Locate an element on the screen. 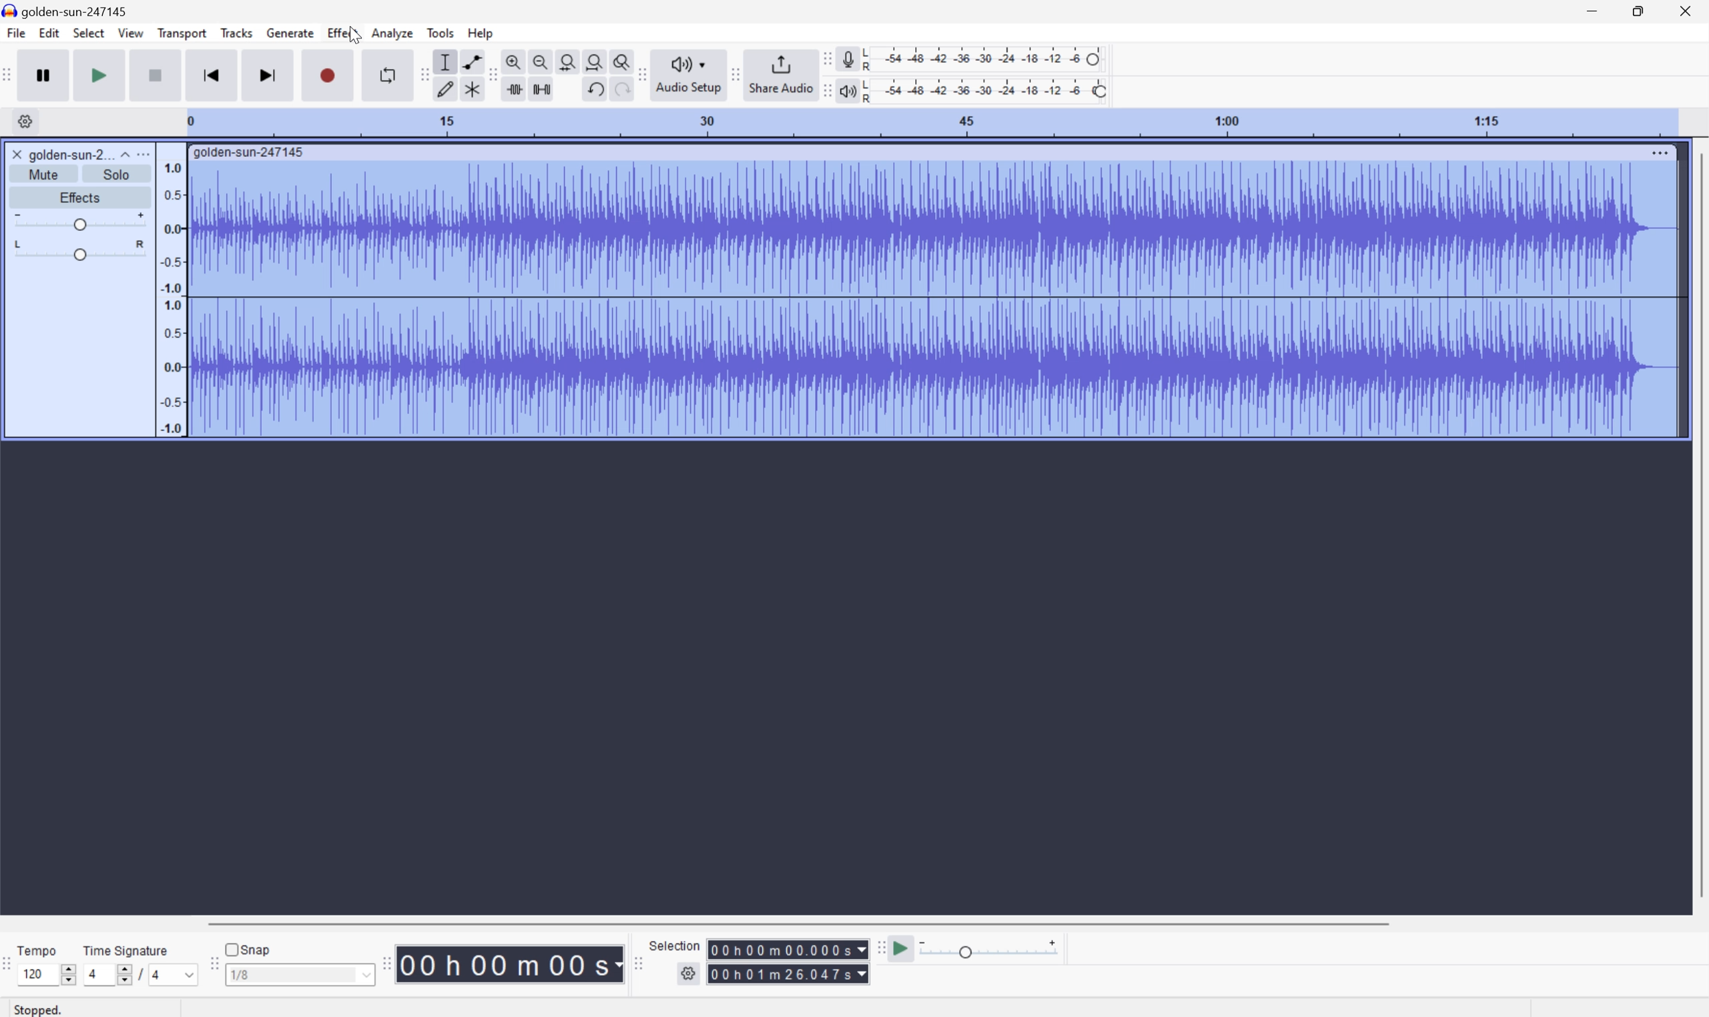  Audio Setup is located at coordinates (688, 75).